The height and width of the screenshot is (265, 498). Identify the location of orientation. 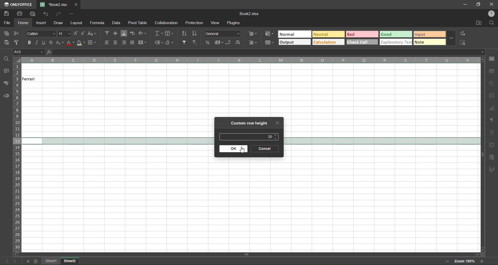
(143, 33).